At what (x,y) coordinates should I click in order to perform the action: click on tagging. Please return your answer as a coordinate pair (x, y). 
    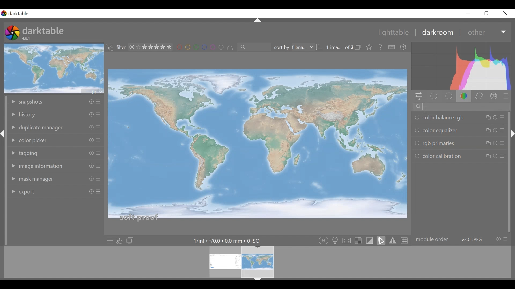
    Looking at the image, I should click on (33, 152).